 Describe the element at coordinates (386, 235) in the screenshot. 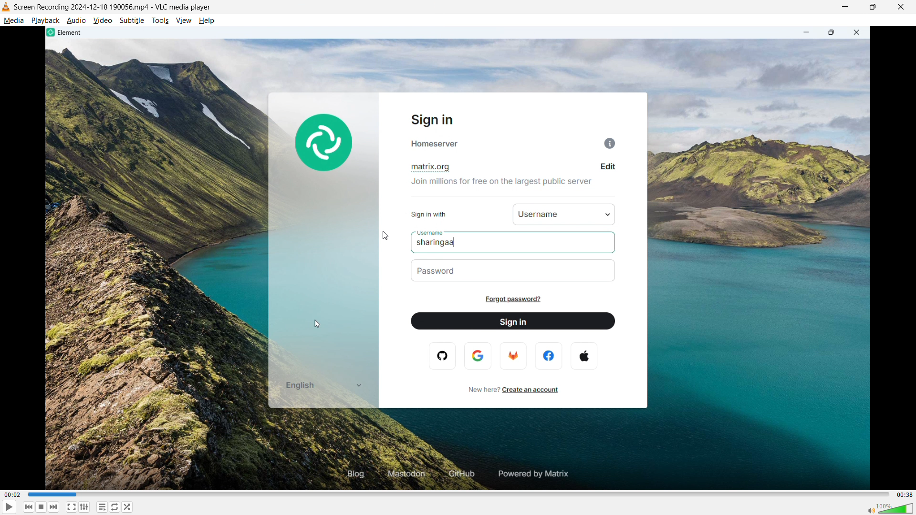

I see `Cursor ` at that location.